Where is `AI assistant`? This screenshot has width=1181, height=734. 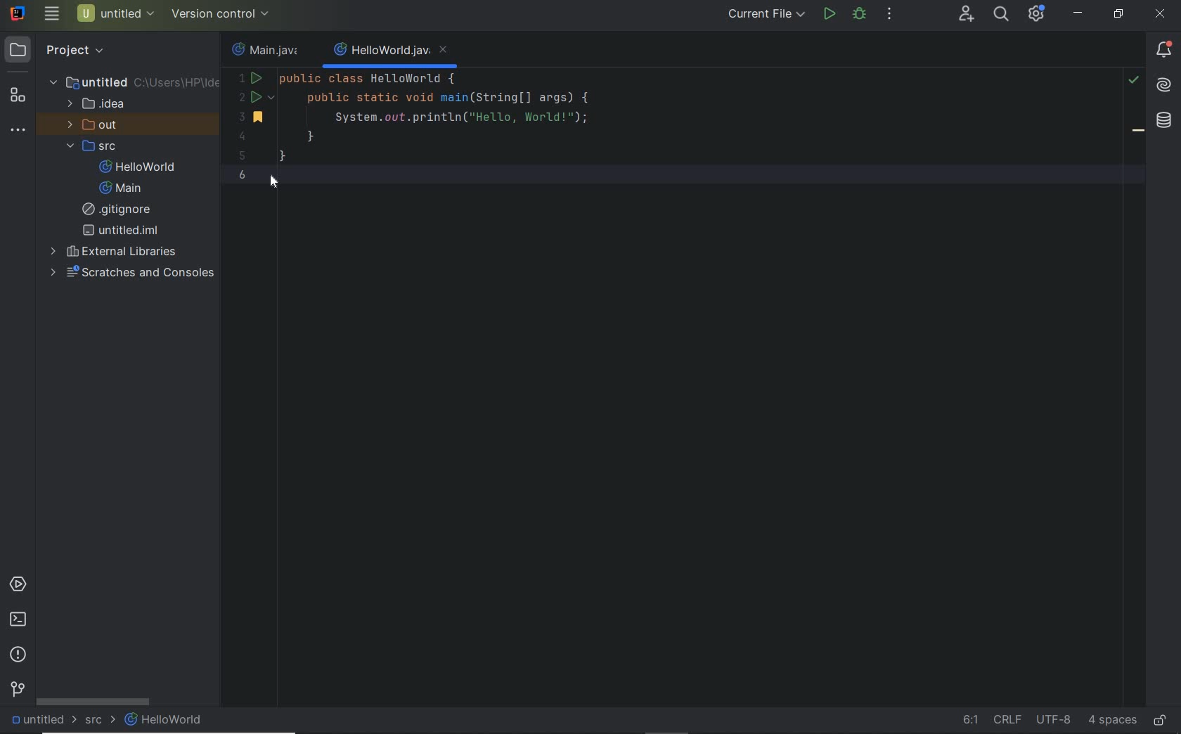 AI assistant is located at coordinates (1163, 86).